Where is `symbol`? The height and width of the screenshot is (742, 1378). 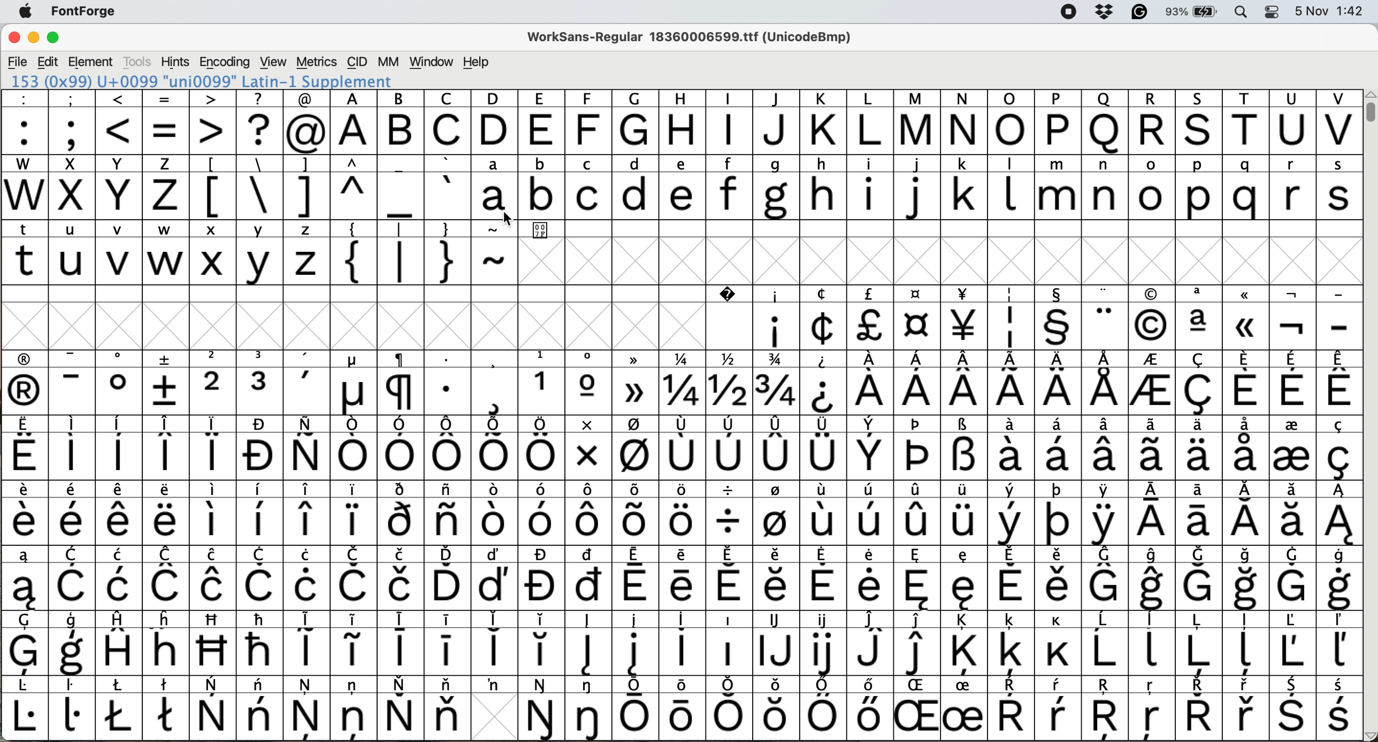
symbol is located at coordinates (1106, 383).